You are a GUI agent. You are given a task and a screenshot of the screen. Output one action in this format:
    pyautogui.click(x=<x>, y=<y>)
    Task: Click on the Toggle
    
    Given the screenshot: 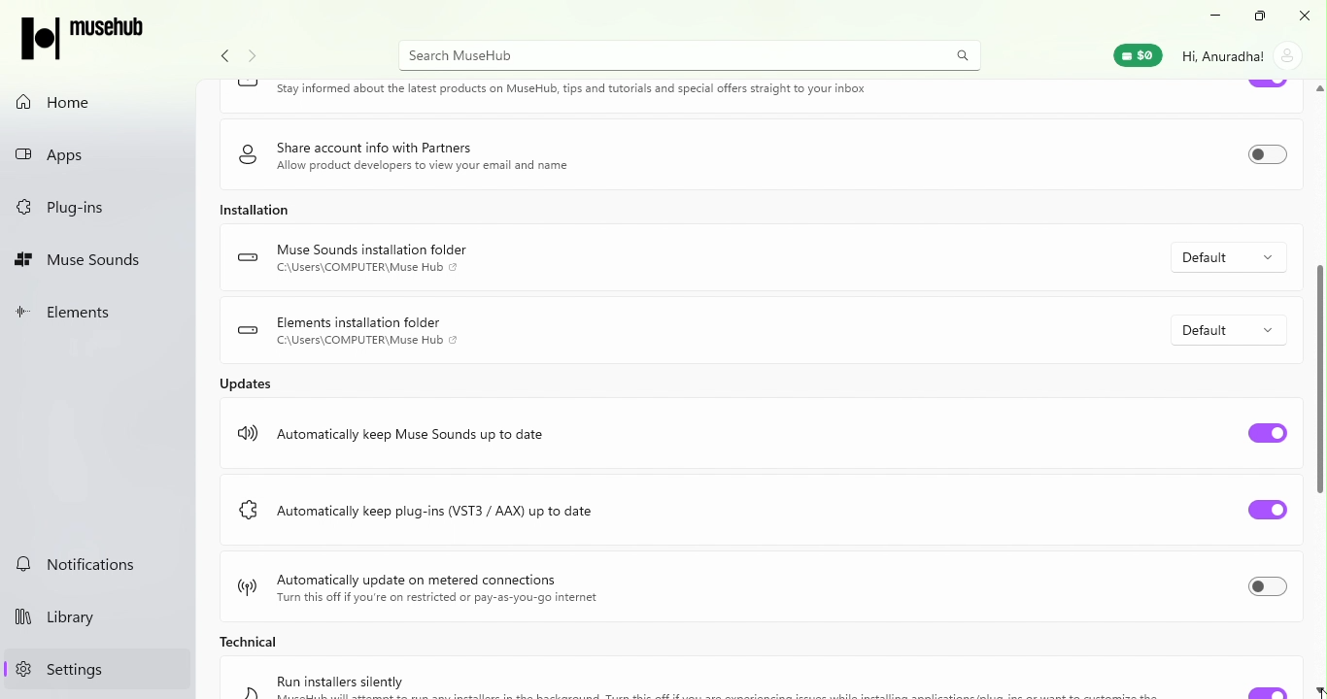 What is the action you would take?
    pyautogui.click(x=1268, y=509)
    